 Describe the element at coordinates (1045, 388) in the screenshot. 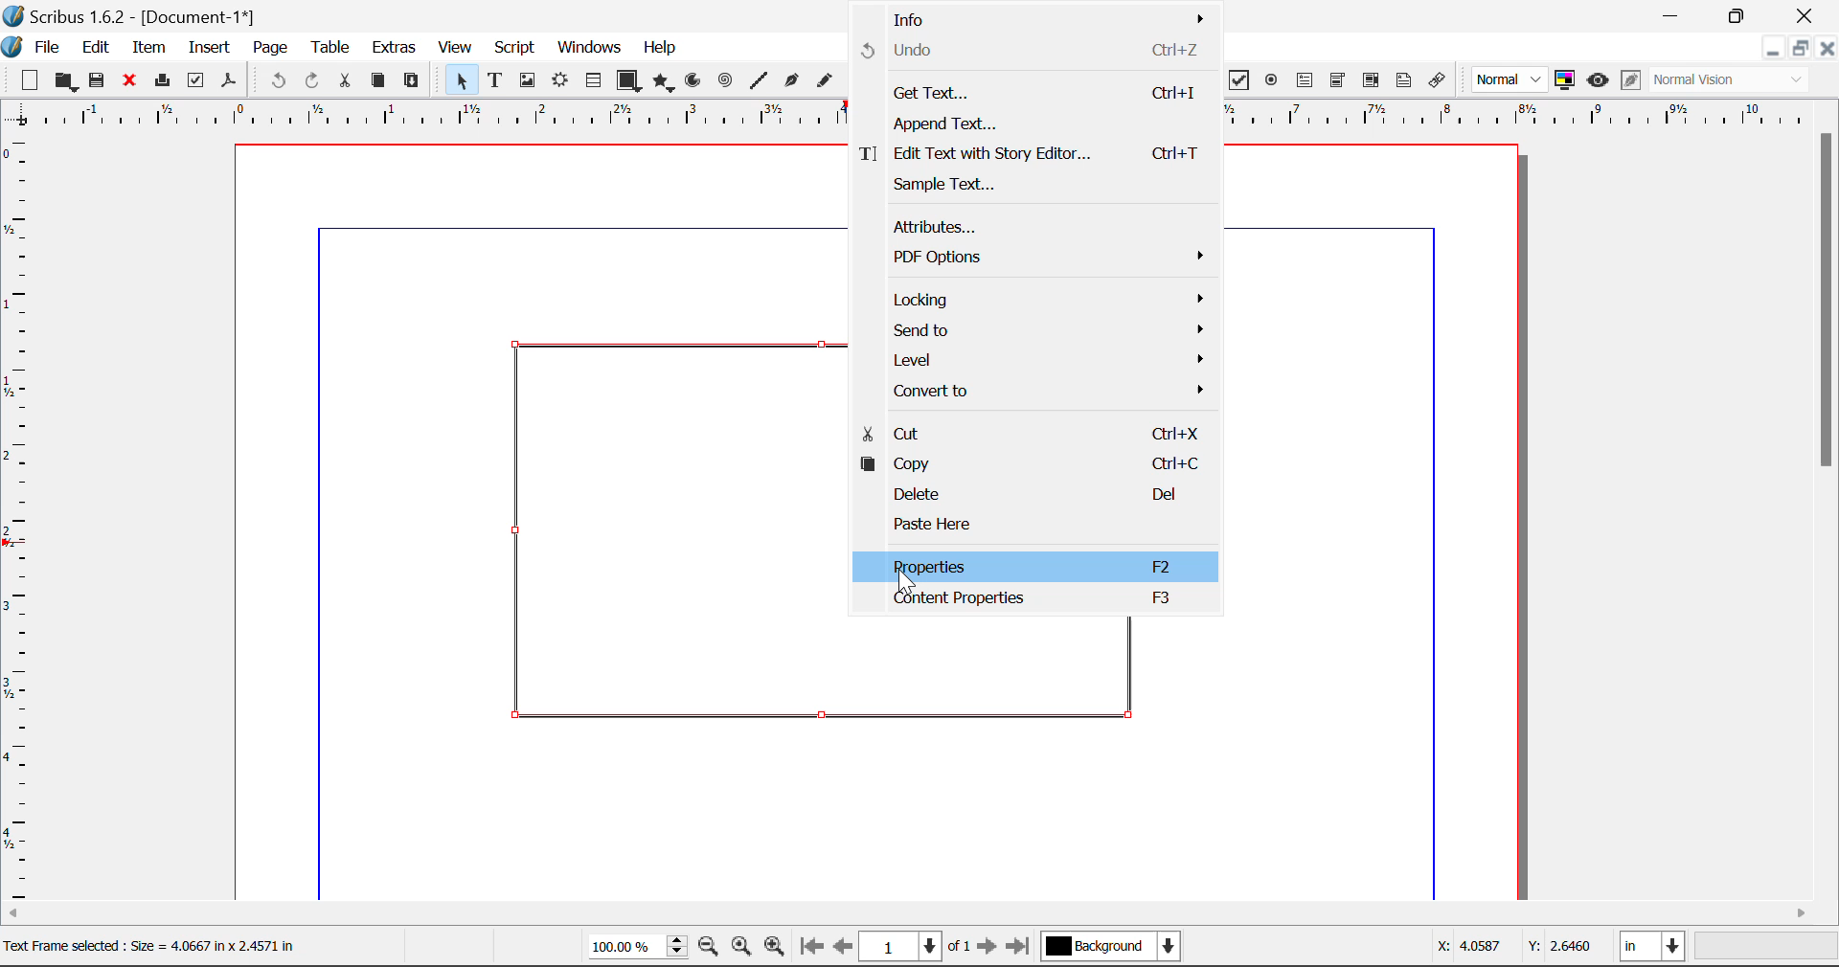

I see `Convert to` at that location.